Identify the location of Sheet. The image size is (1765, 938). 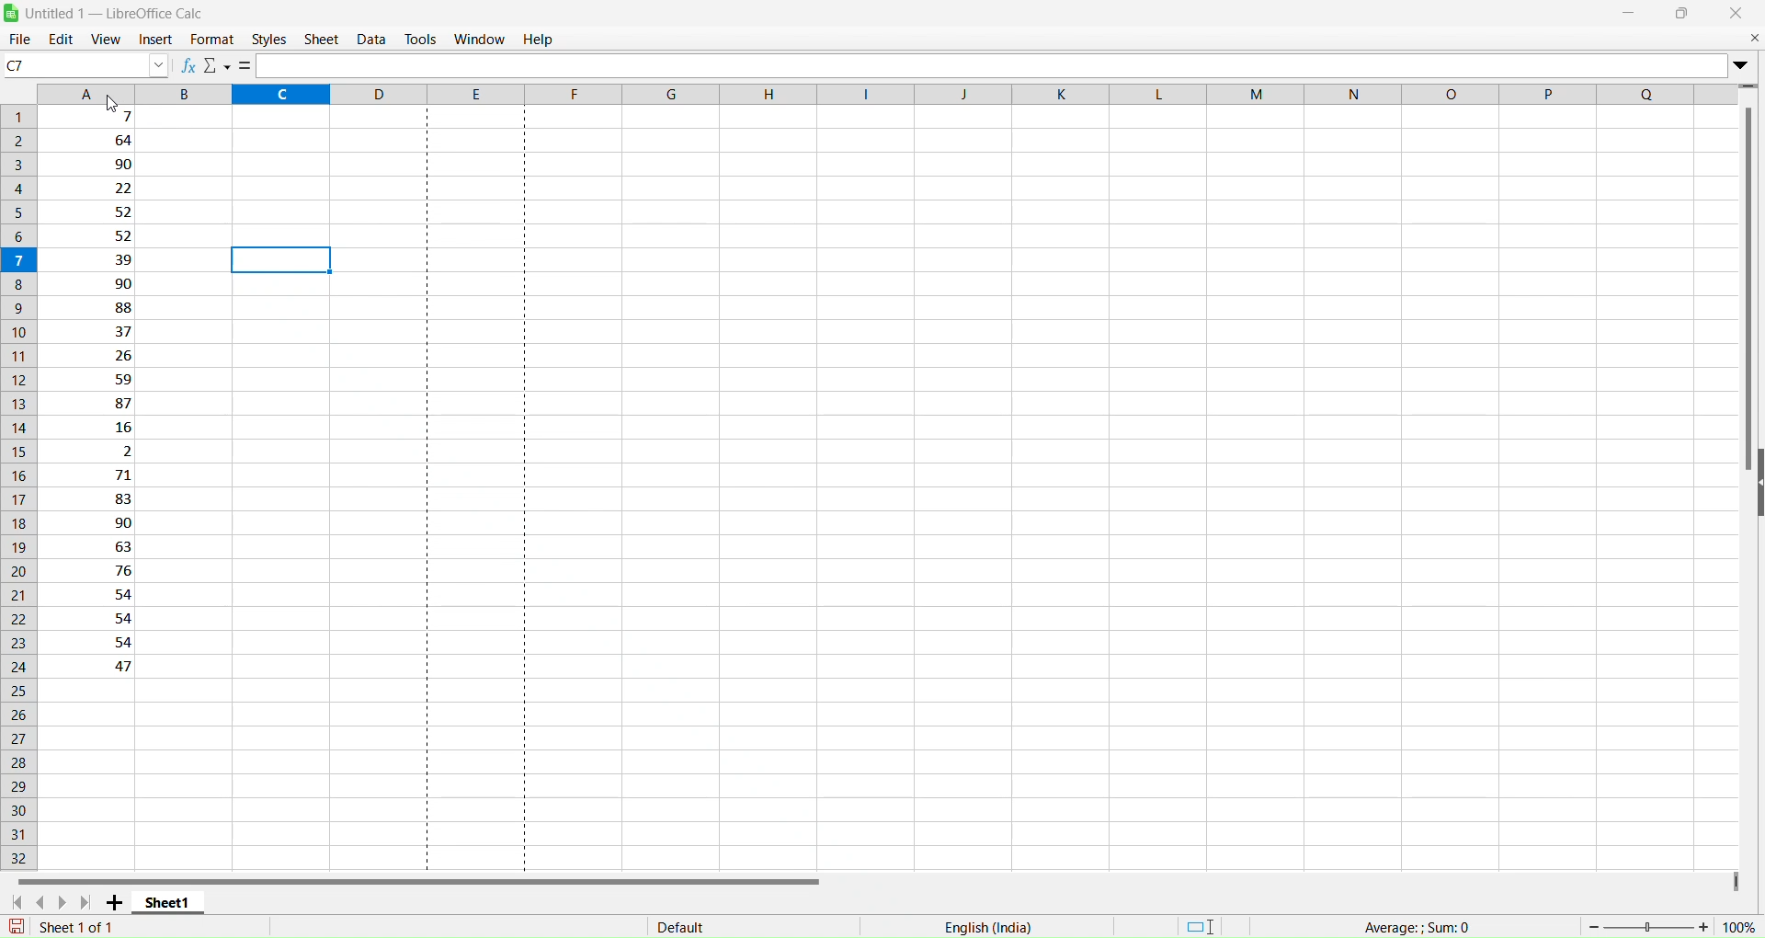
(322, 39).